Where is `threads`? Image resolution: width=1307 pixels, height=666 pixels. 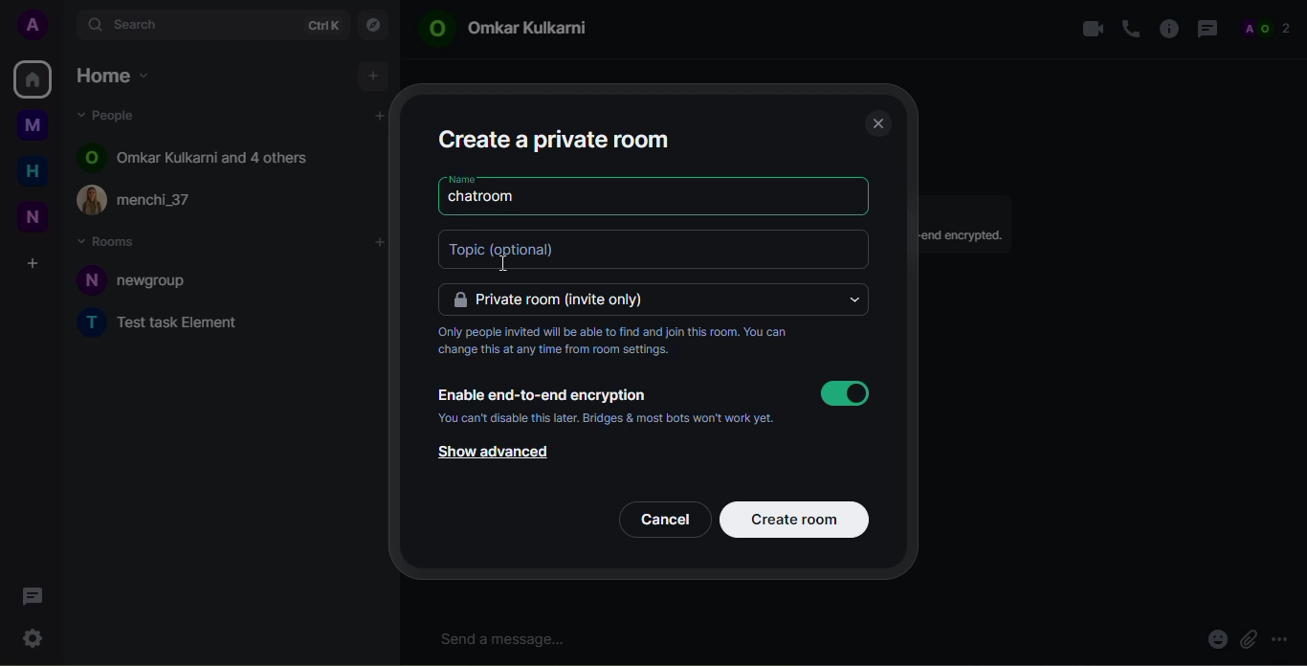 threads is located at coordinates (32, 596).